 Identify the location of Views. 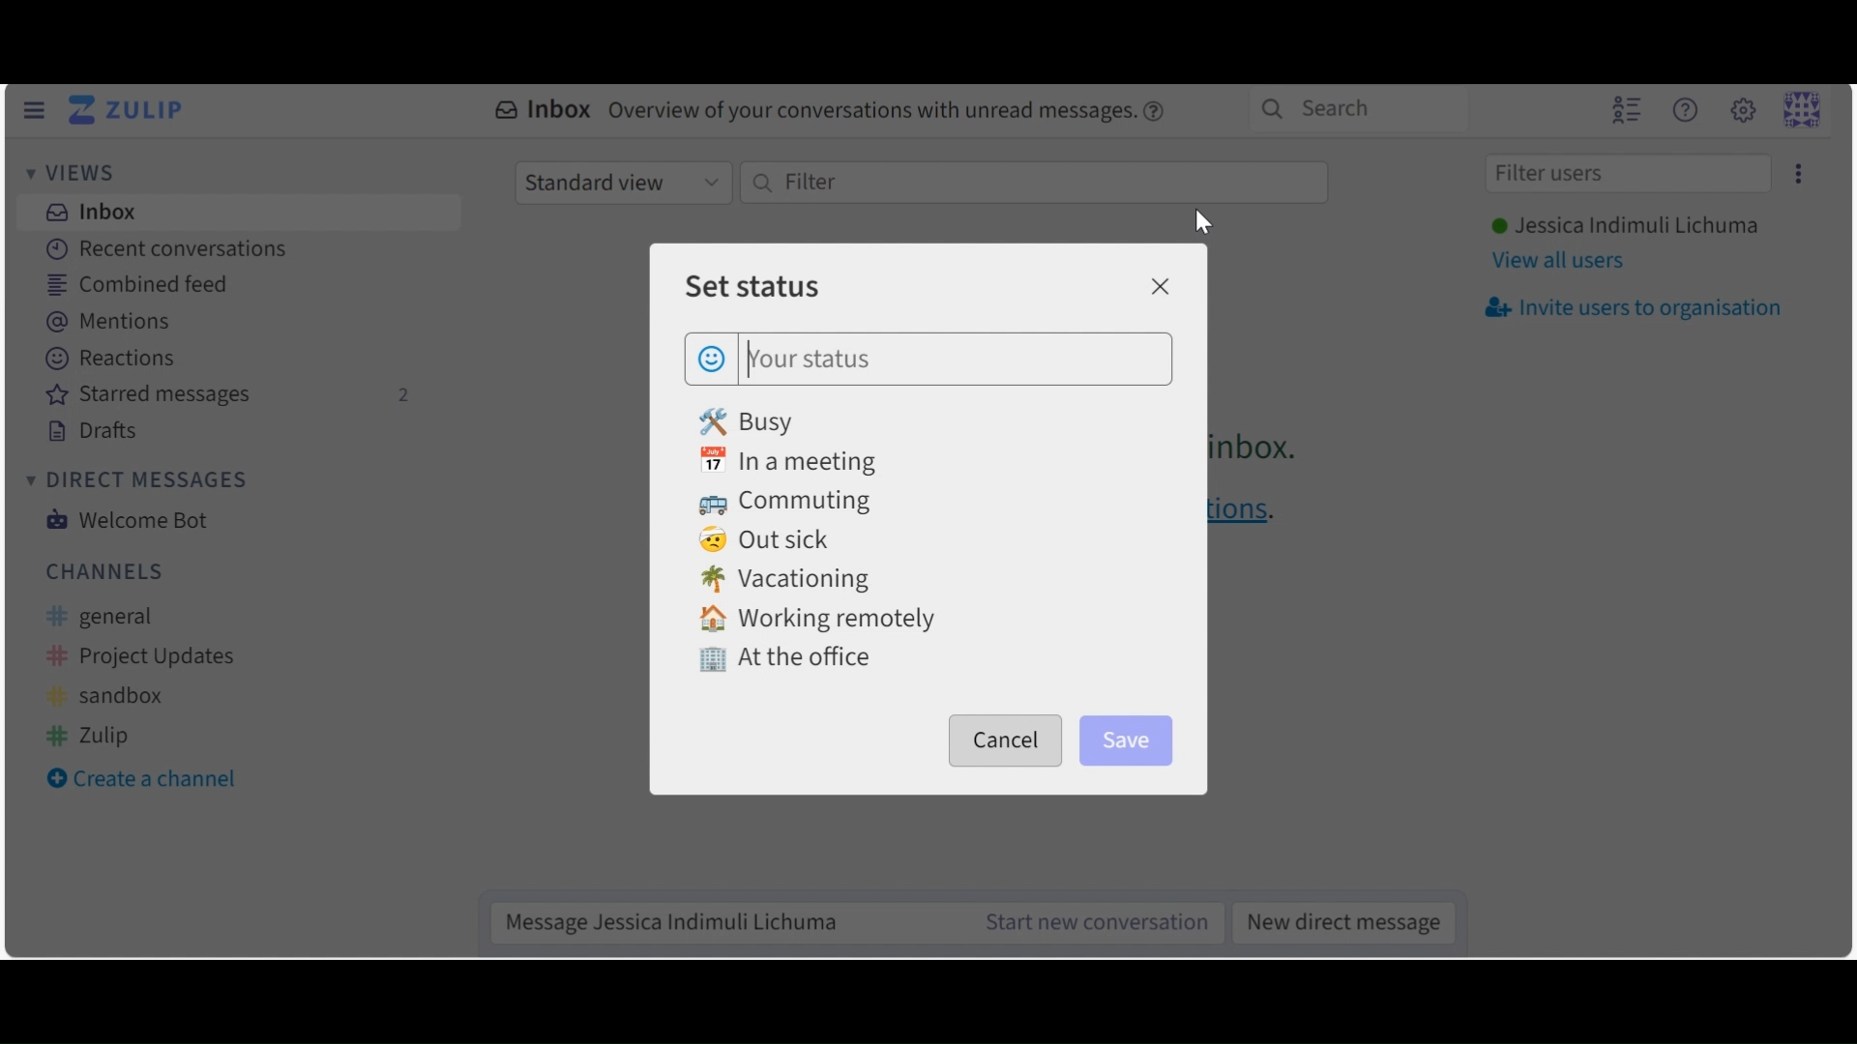
(76, 175).